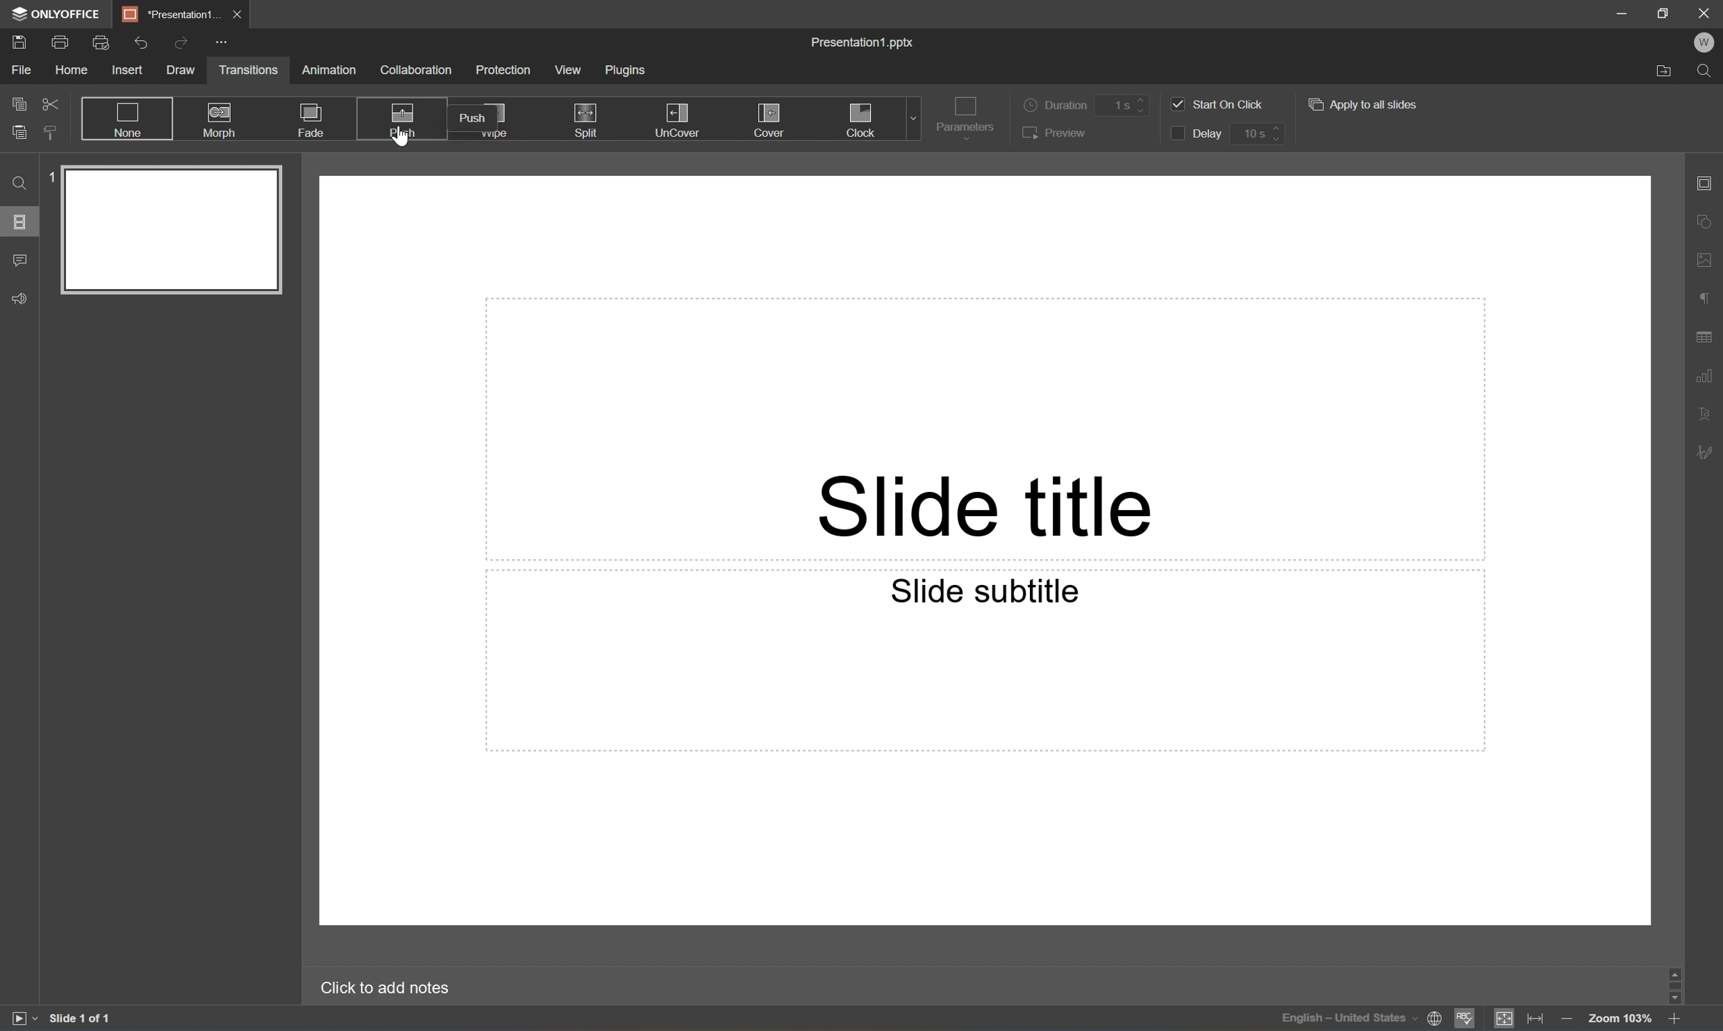 The height and width of the screenshot is (1031, 1723). What do you see at coordinates (308, 119) in the screenshot?
I see `Fade` at bounding box center [308, 119].